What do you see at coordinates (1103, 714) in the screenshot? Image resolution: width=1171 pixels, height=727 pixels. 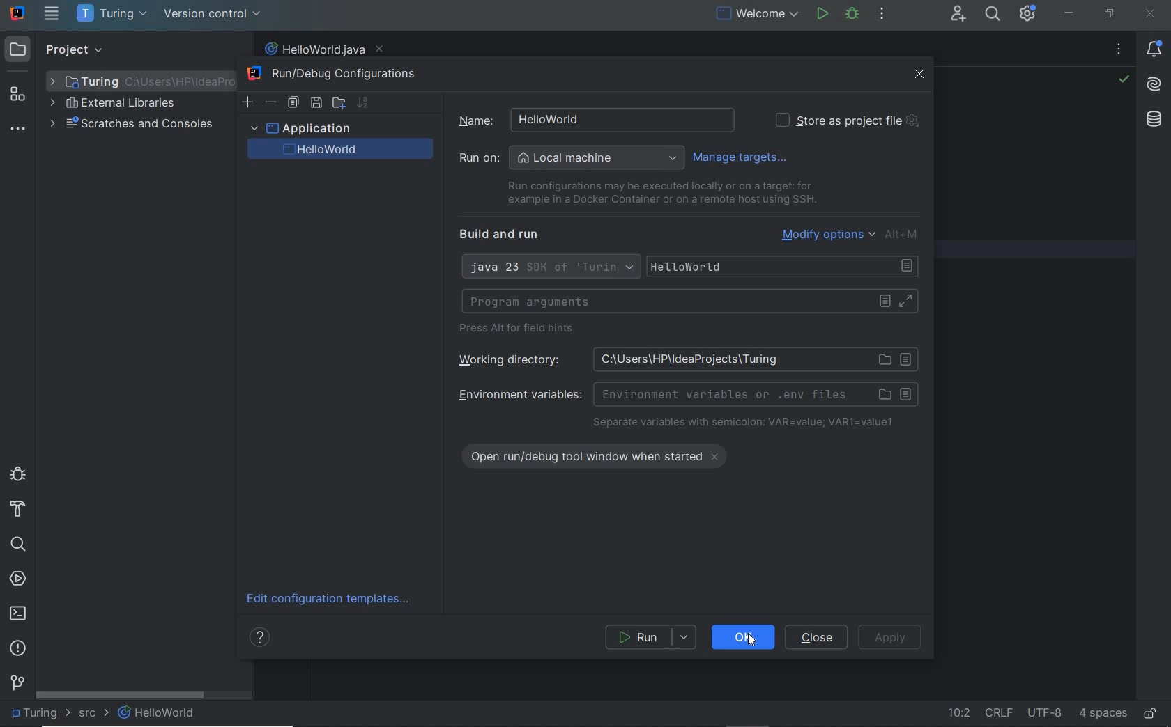 I see `indent` at bounding box center [1103, 714].